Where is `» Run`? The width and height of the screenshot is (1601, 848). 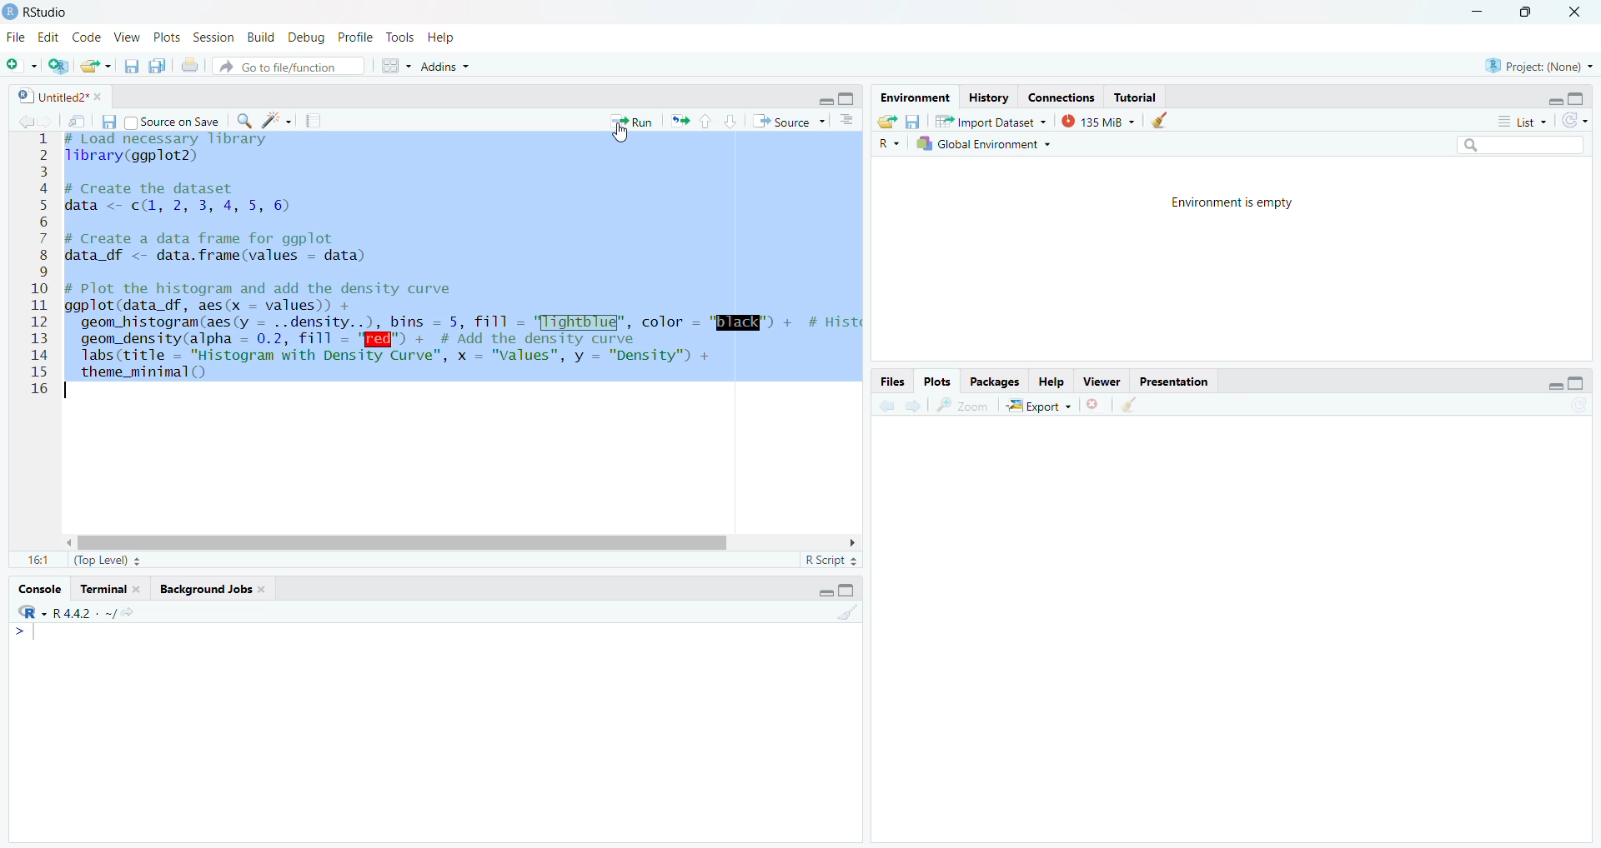
» Run is located at coordinates (635, 121).